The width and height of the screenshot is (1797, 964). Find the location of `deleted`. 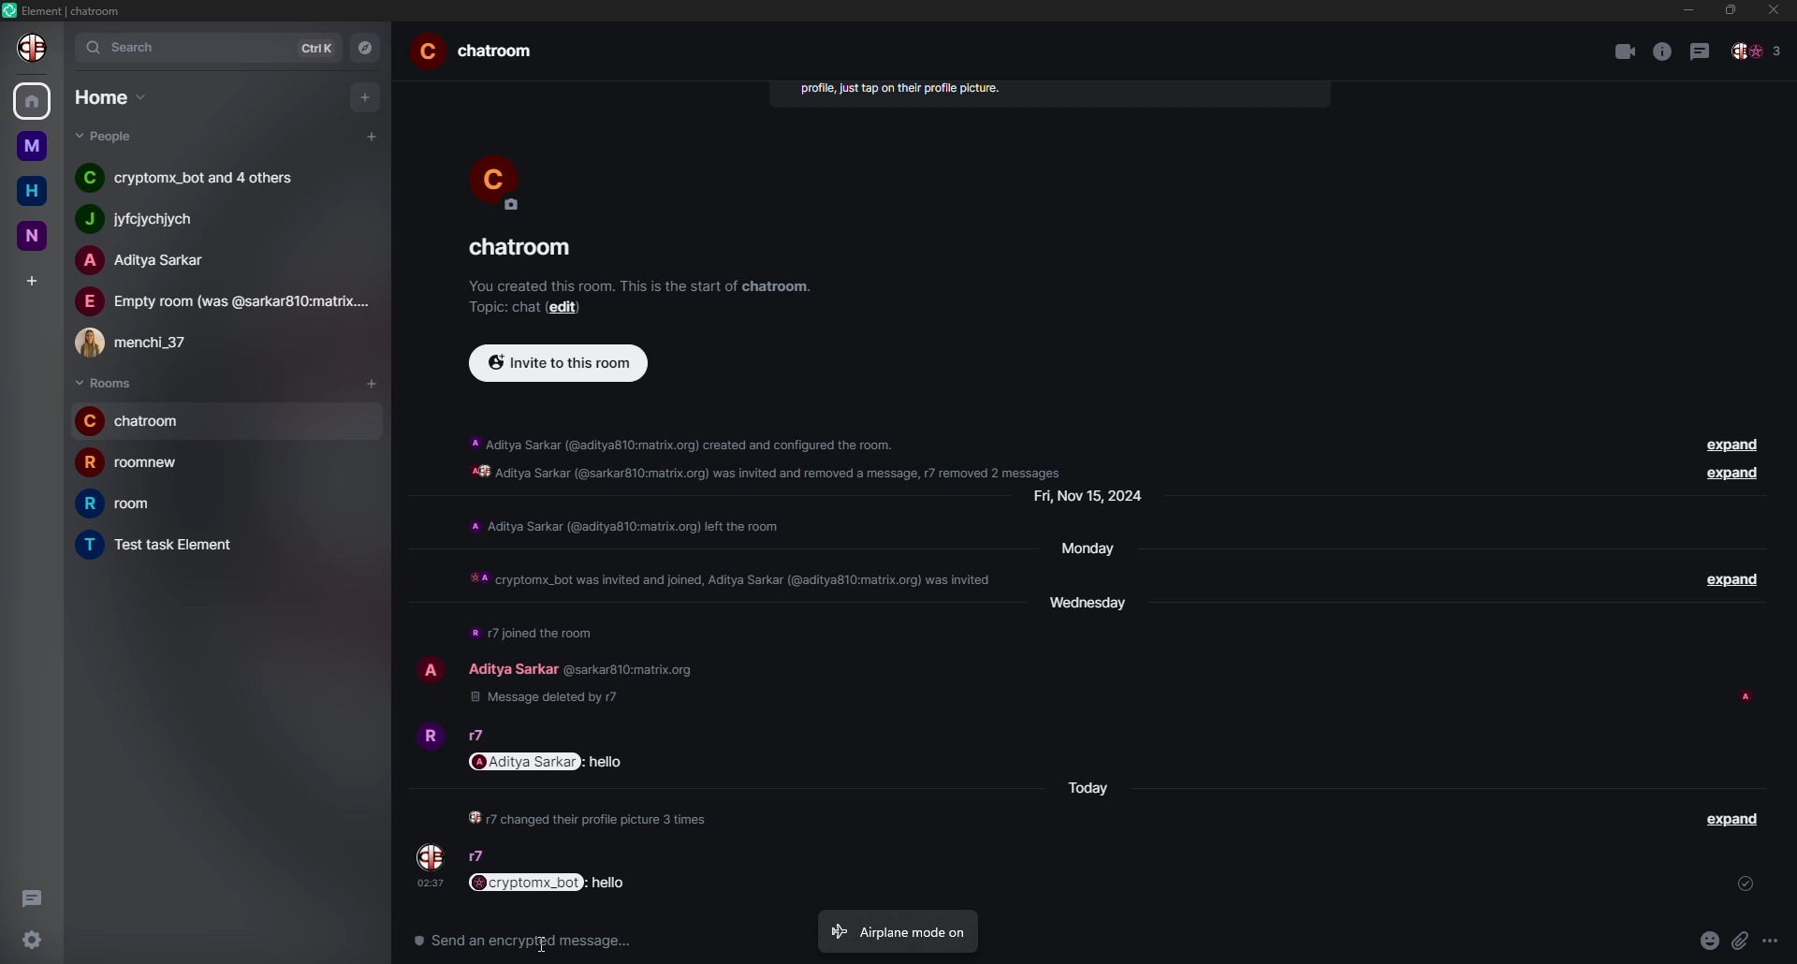

deleted is located at coordinates (550, 699).